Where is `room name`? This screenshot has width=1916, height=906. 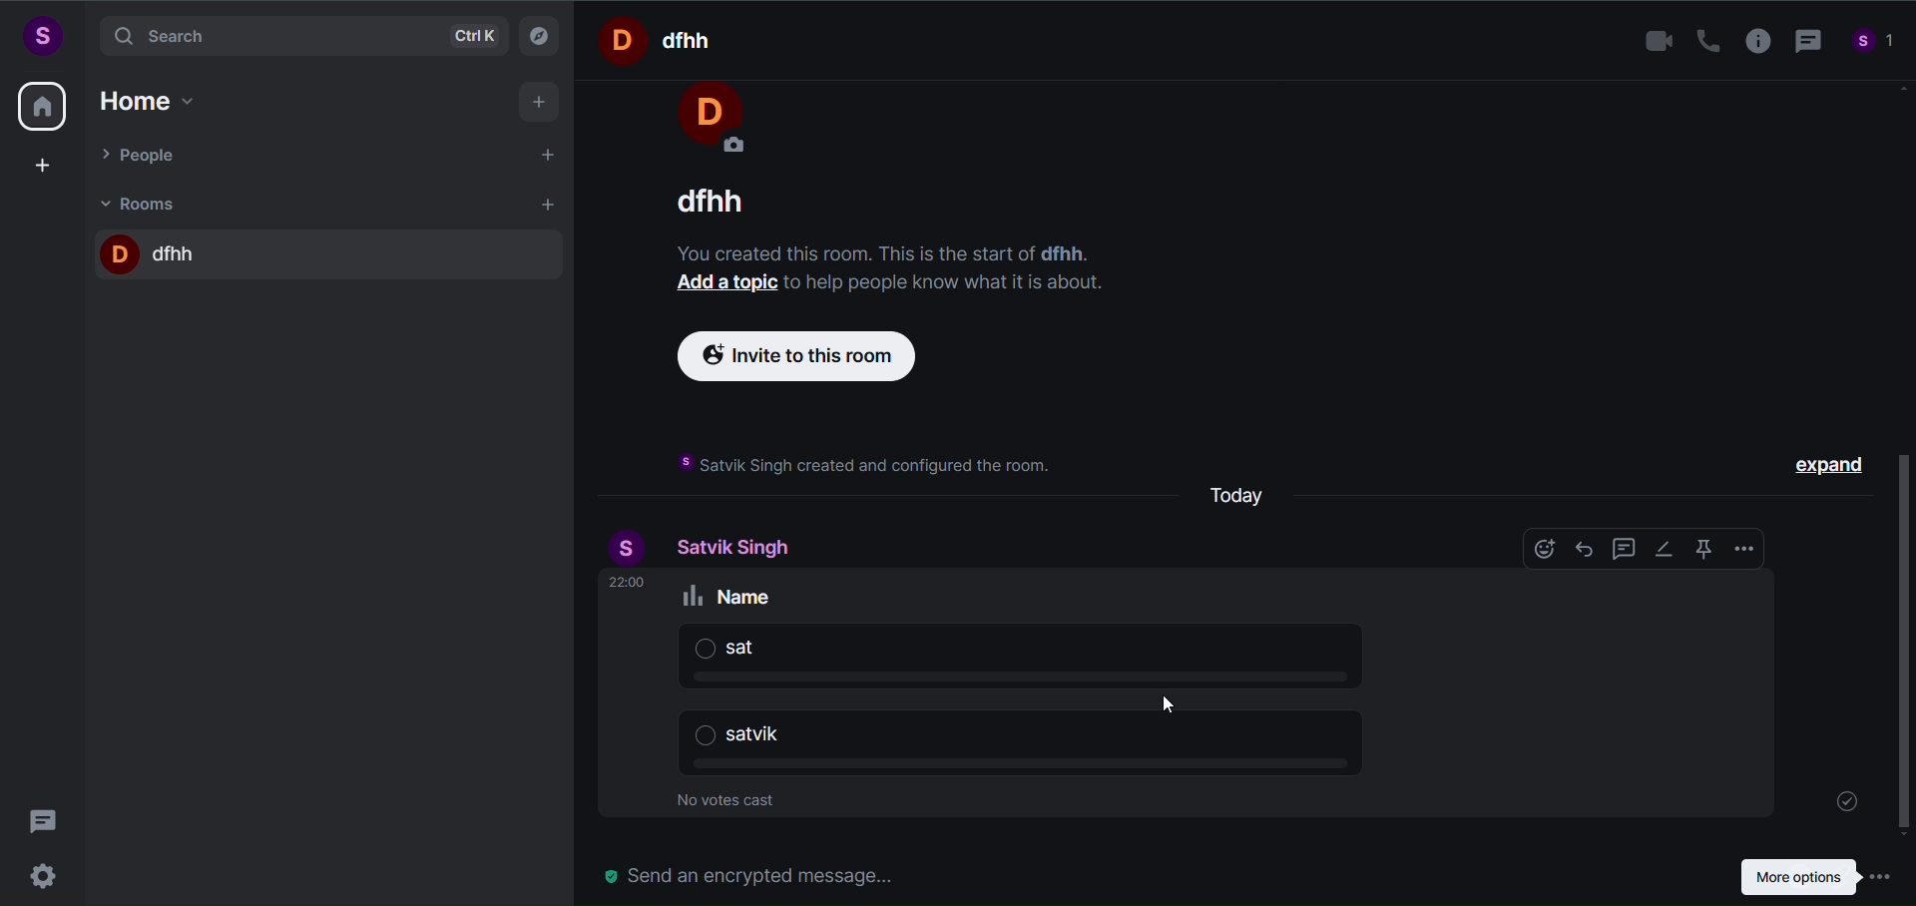 room name is located at coordinates (153, 249).